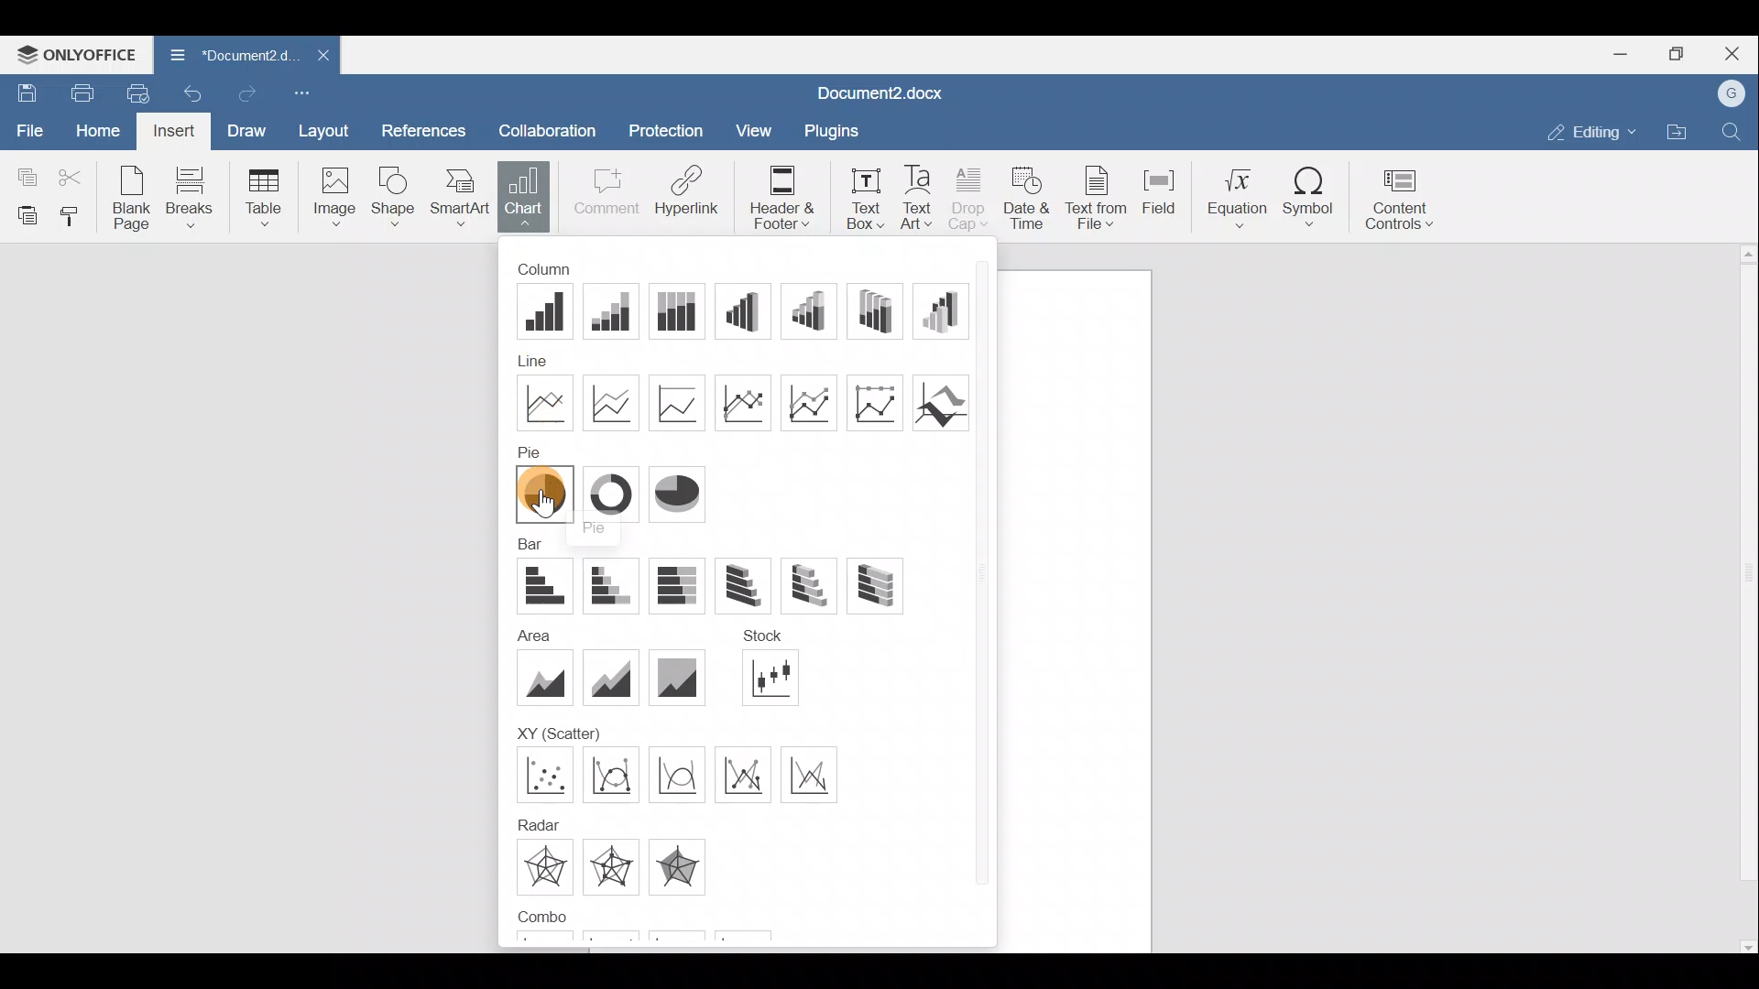 The height and width of the screenshot is (989, 1759). Describe the element at coordinates (747, 773) in the screenshot. I see `Scatter with straight lines` at that location.